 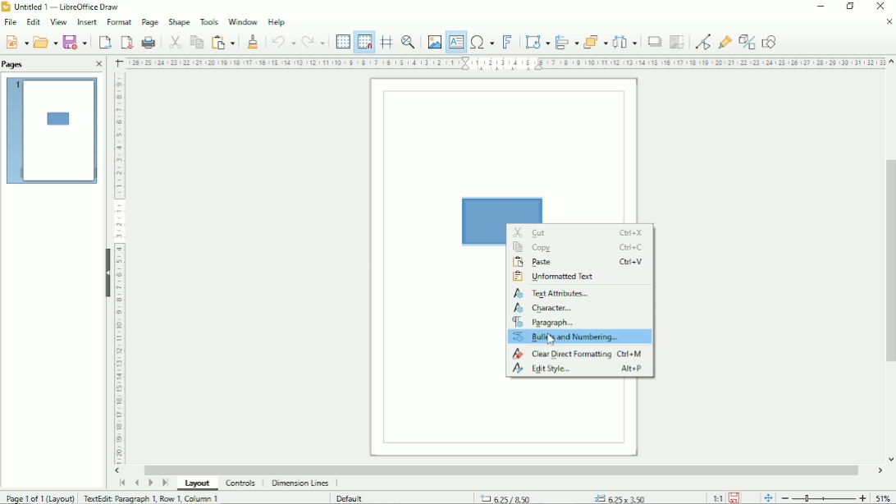 I want to click on Window, so click(x=243, y=21).